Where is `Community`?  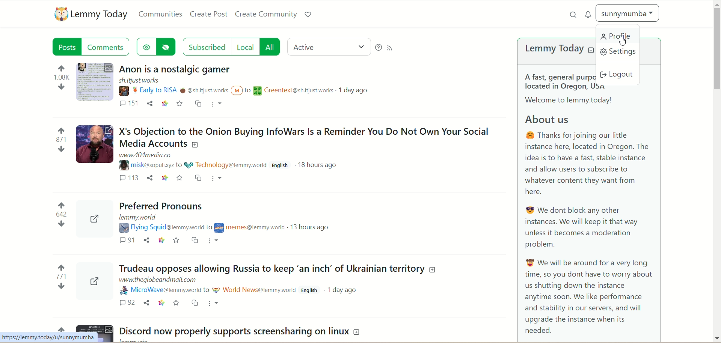 Community is located at coordinates (254, 289).